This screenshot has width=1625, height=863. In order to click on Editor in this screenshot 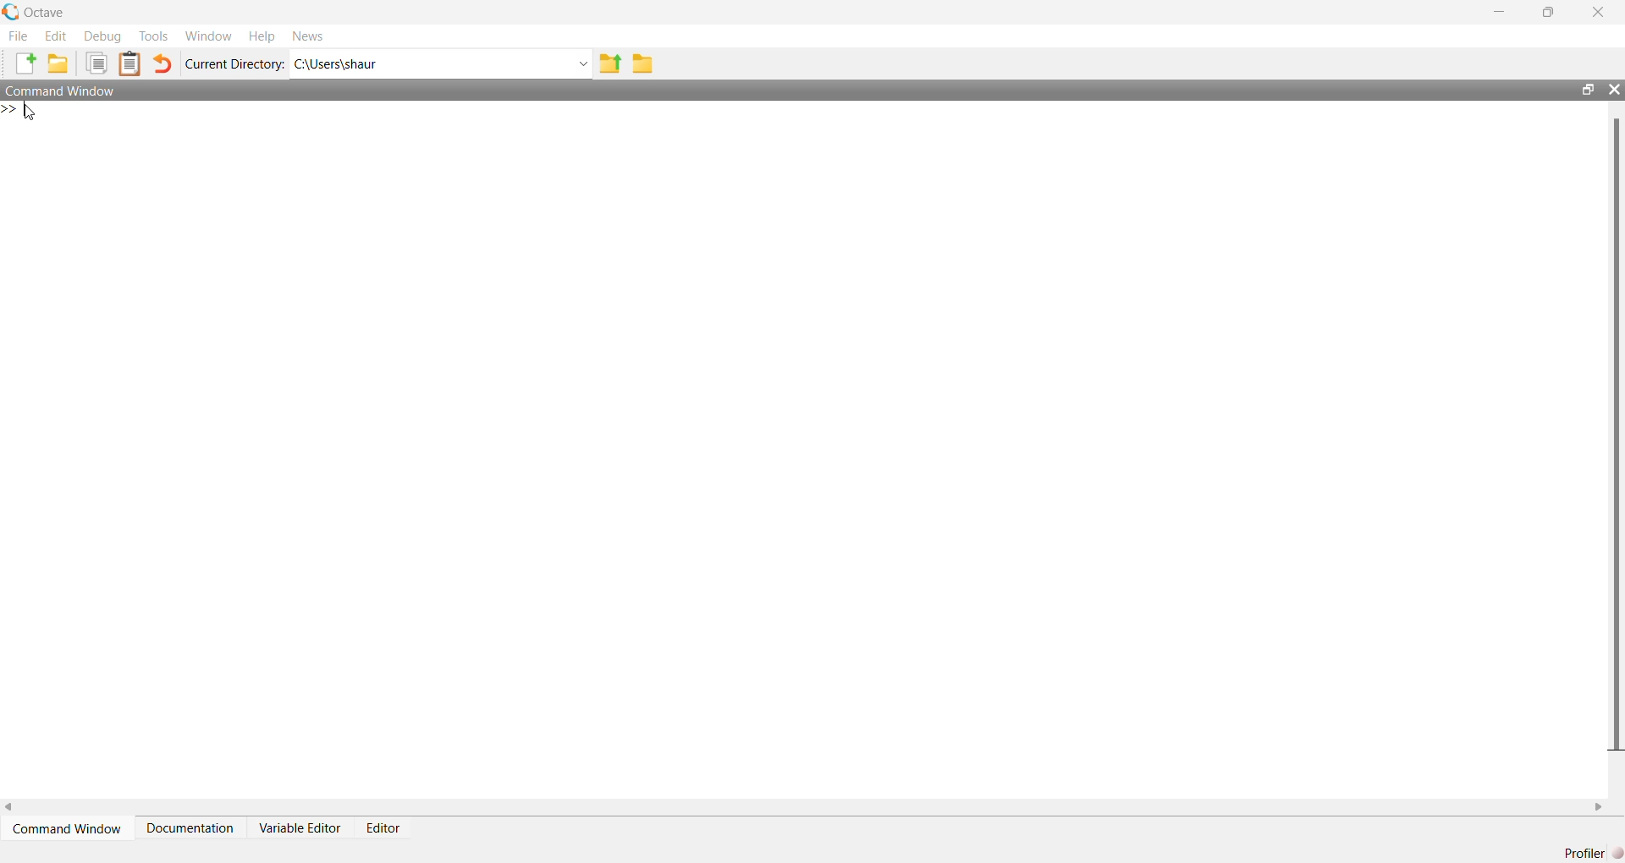, I will do `click(384, 828)`.